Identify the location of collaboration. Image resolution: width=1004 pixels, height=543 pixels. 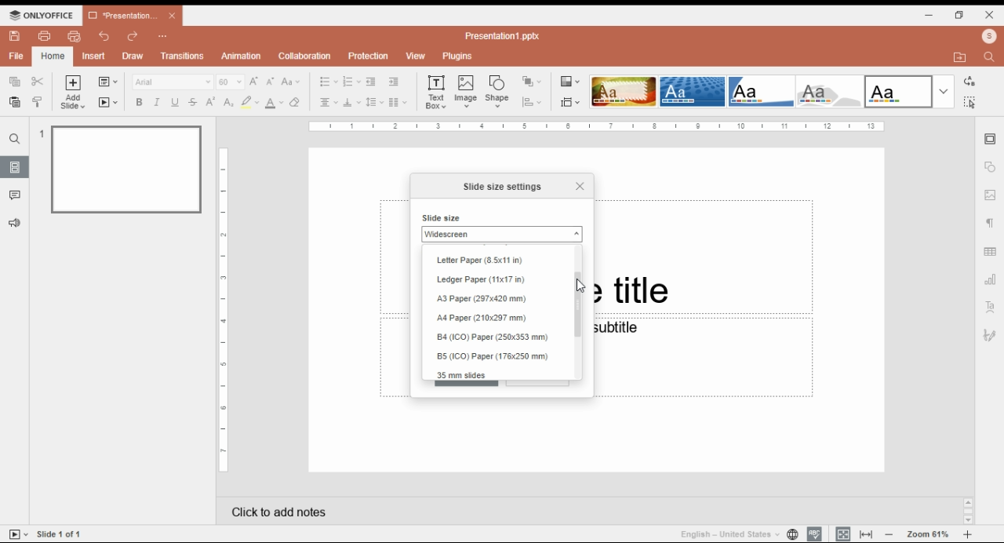
(304, 56).